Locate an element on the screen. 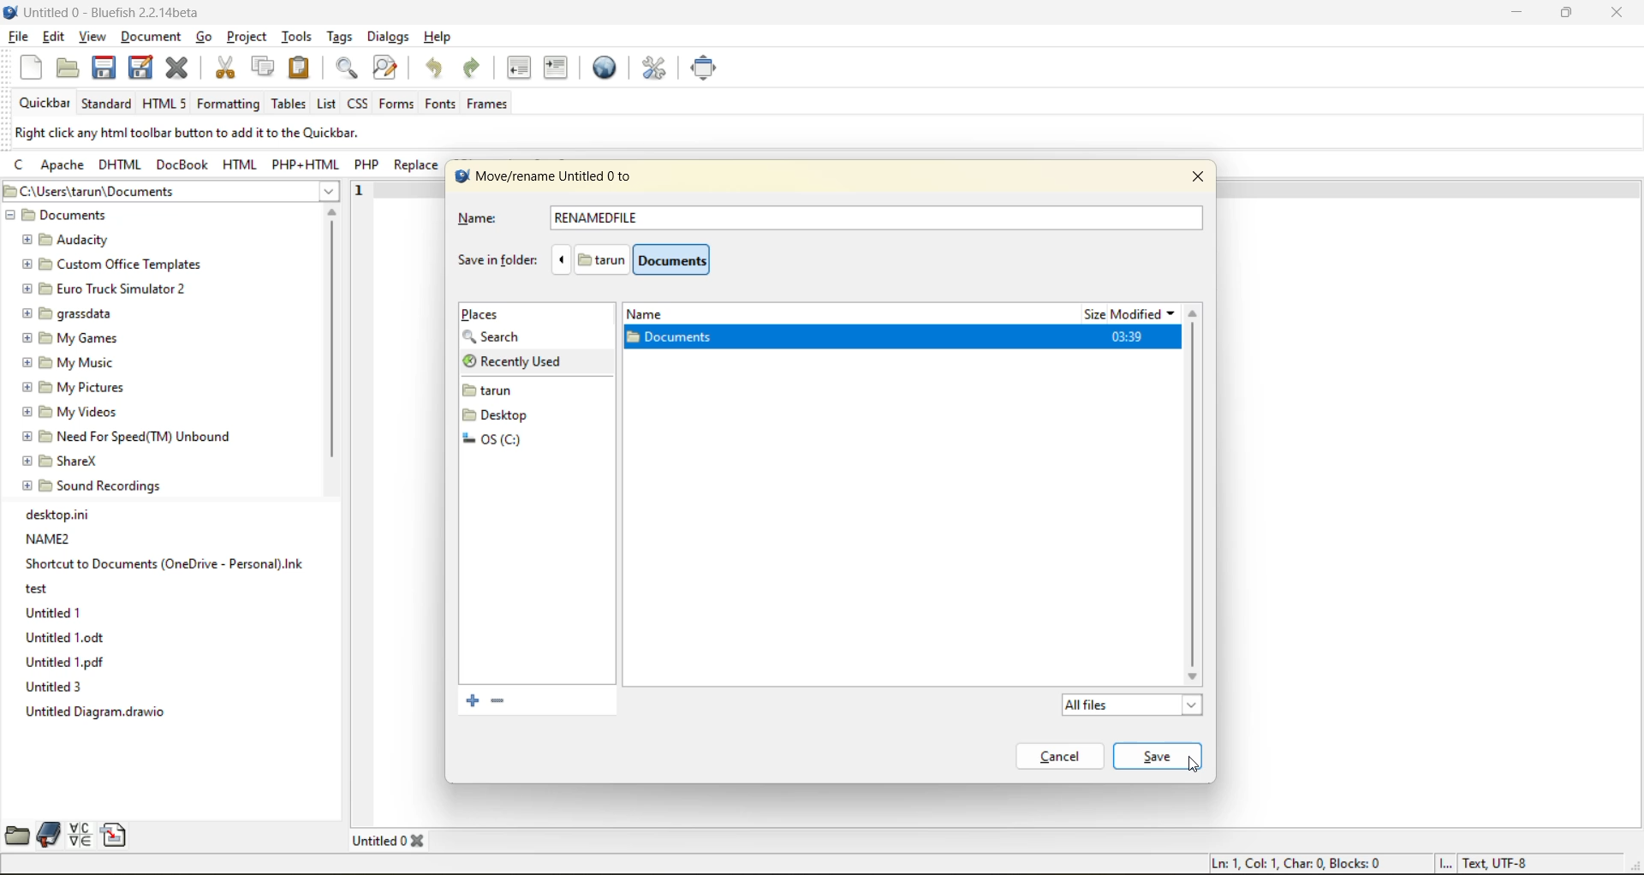  file location is located at coordinates (153, 191).